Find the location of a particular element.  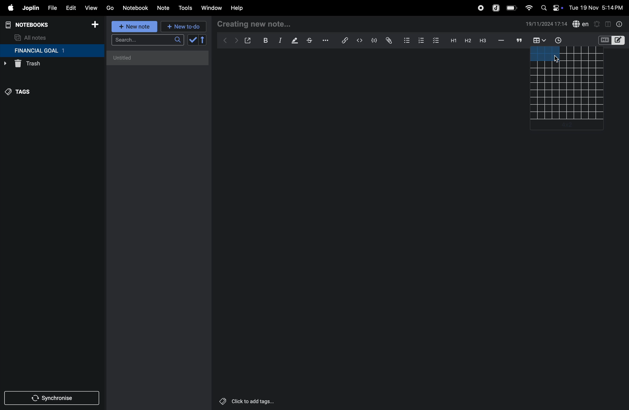

go is located at coordinates (110, 7).